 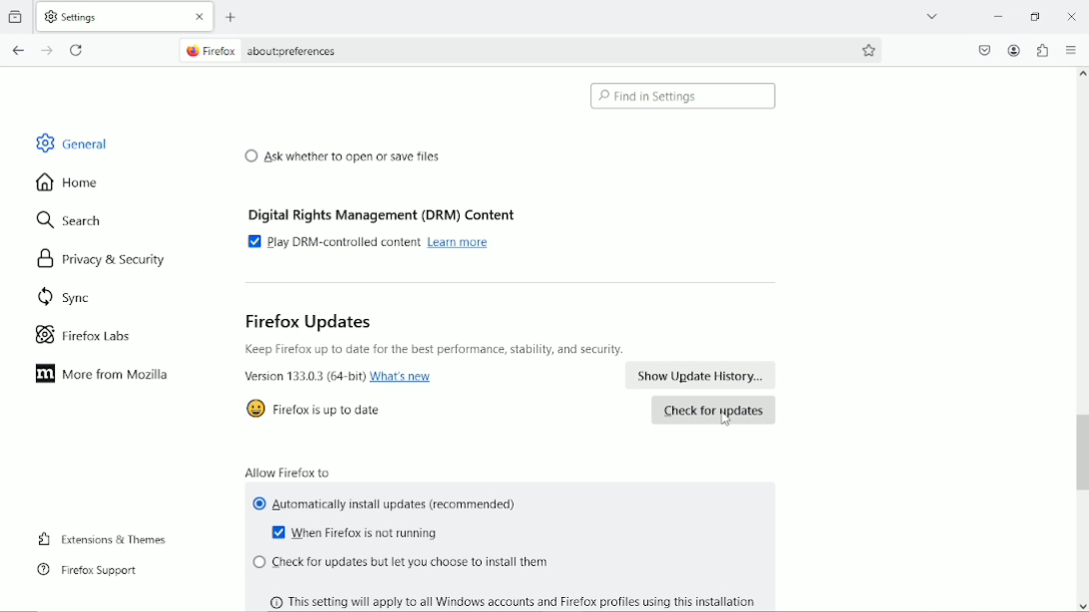 What do you see at coordinates (84, 335) in the screenshot?
I see `firefox labs` at bounding box center [84, 335].